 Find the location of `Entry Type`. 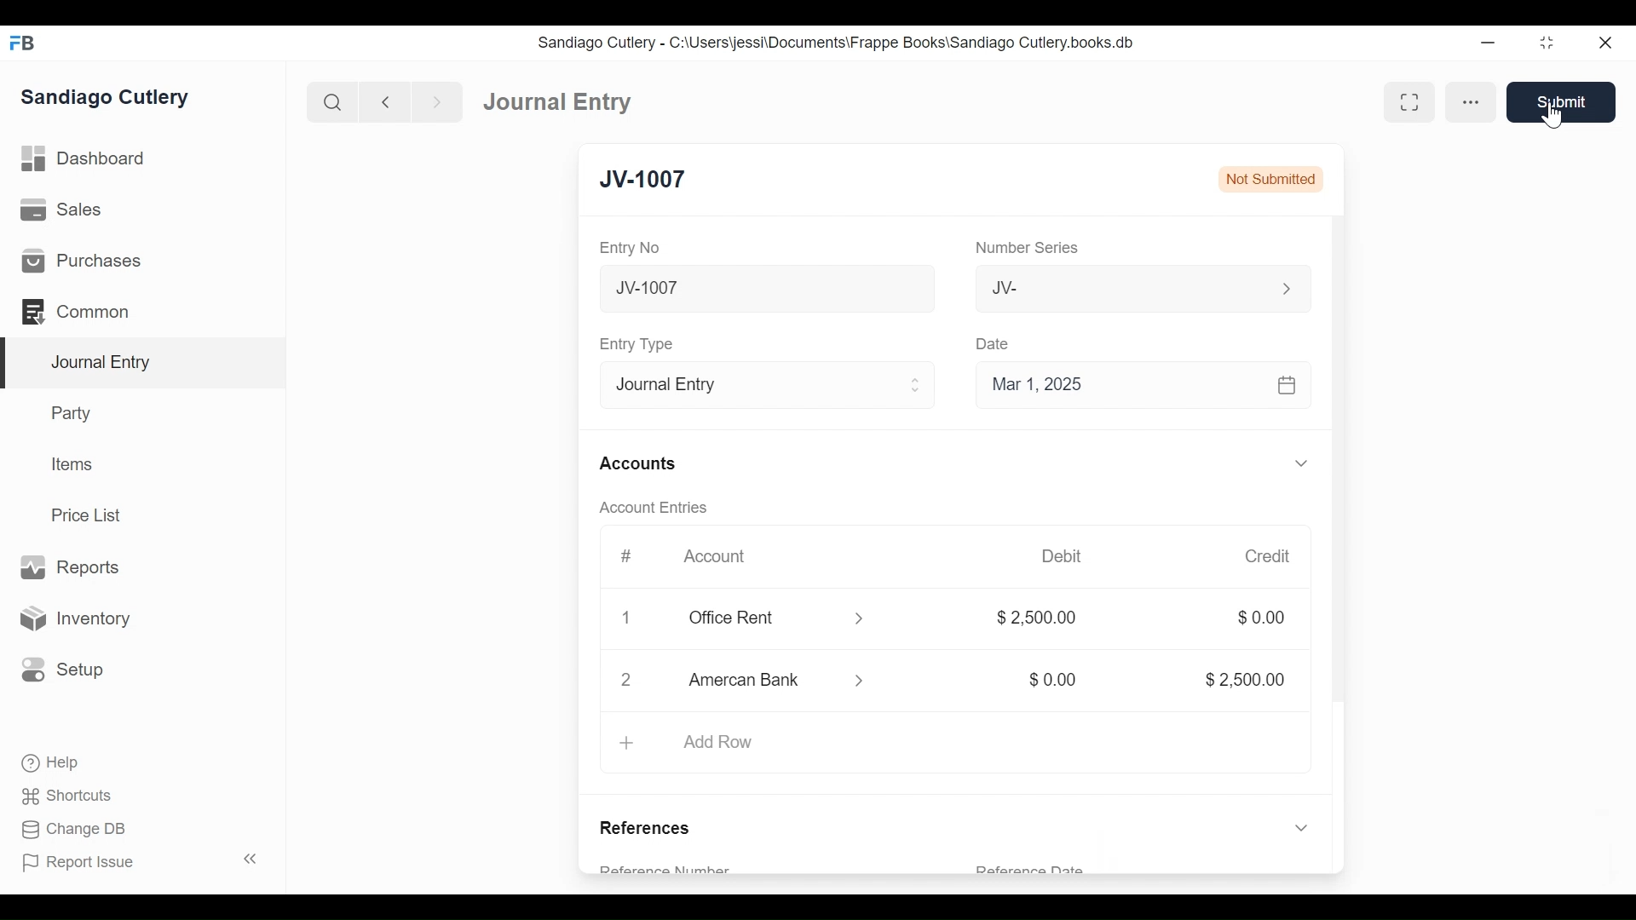

Entry Type is located at coordinates (636, 343).